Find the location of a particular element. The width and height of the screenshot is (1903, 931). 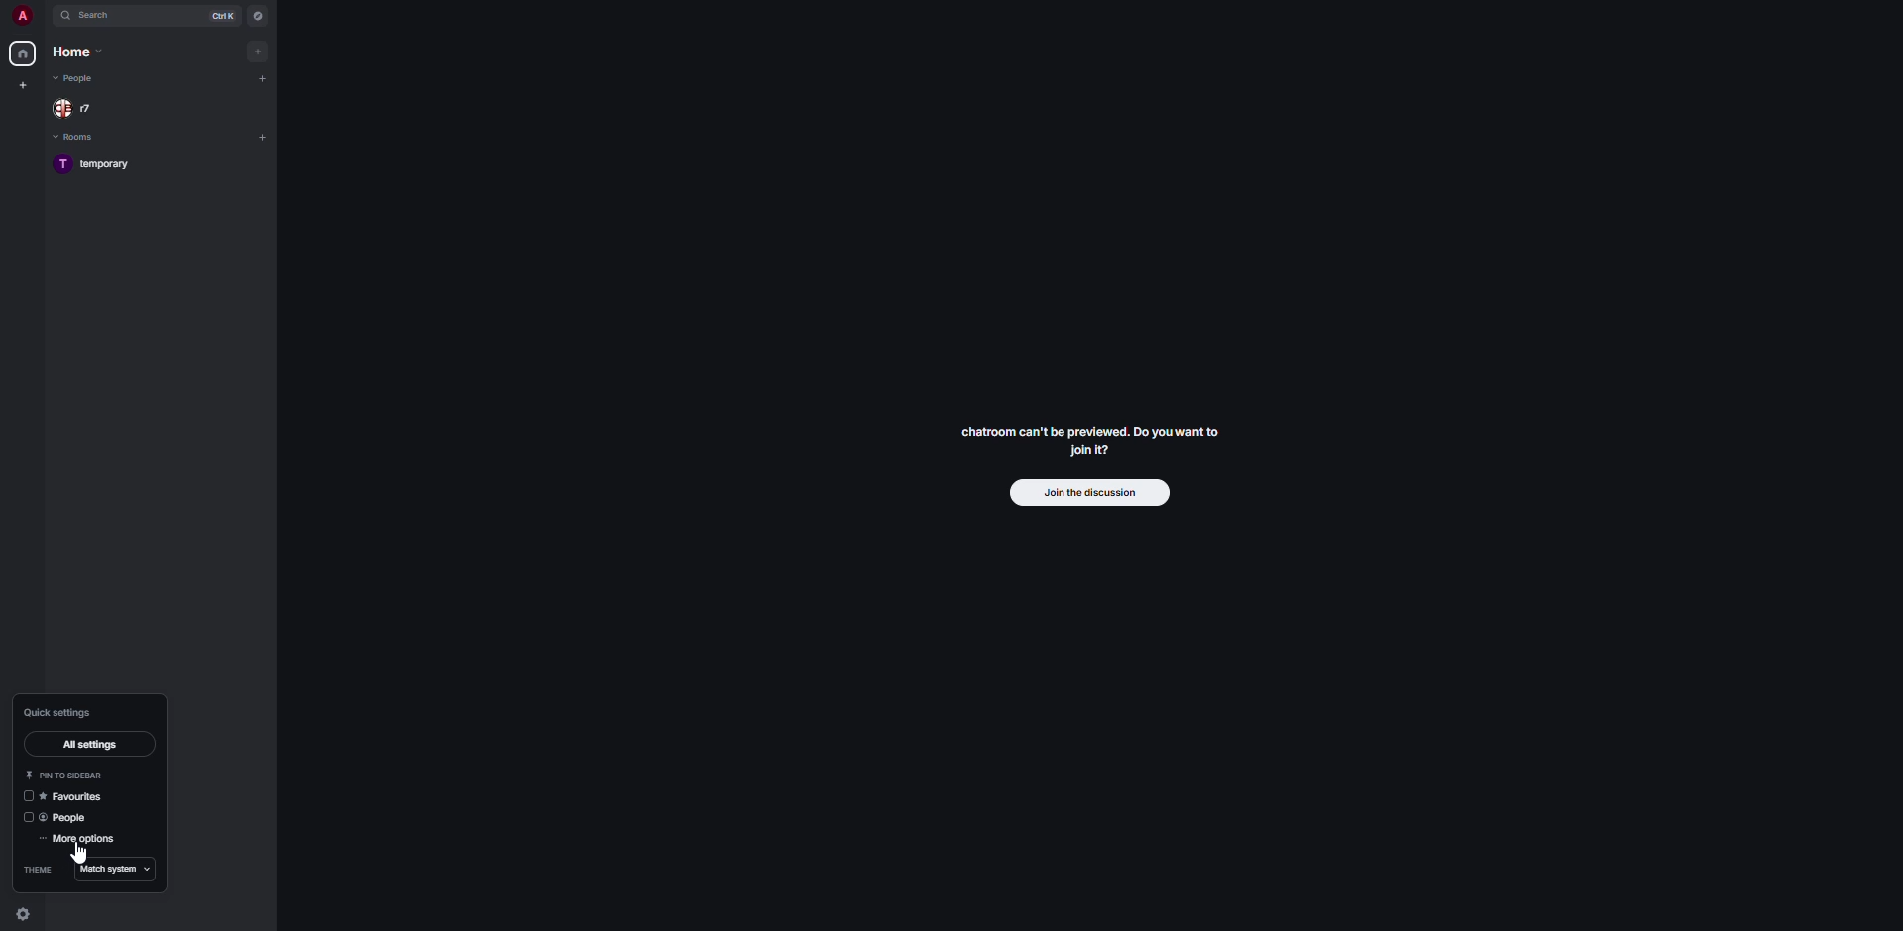

join discussion is located at coordinates (1085, 493).